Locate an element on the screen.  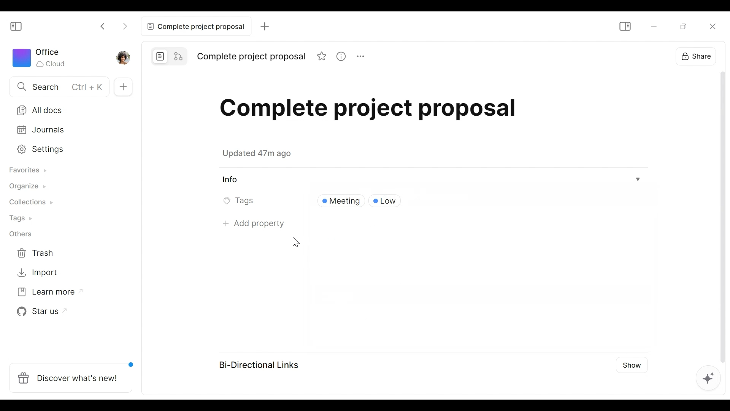
Discover what's new is located at coordinates (71, 377).